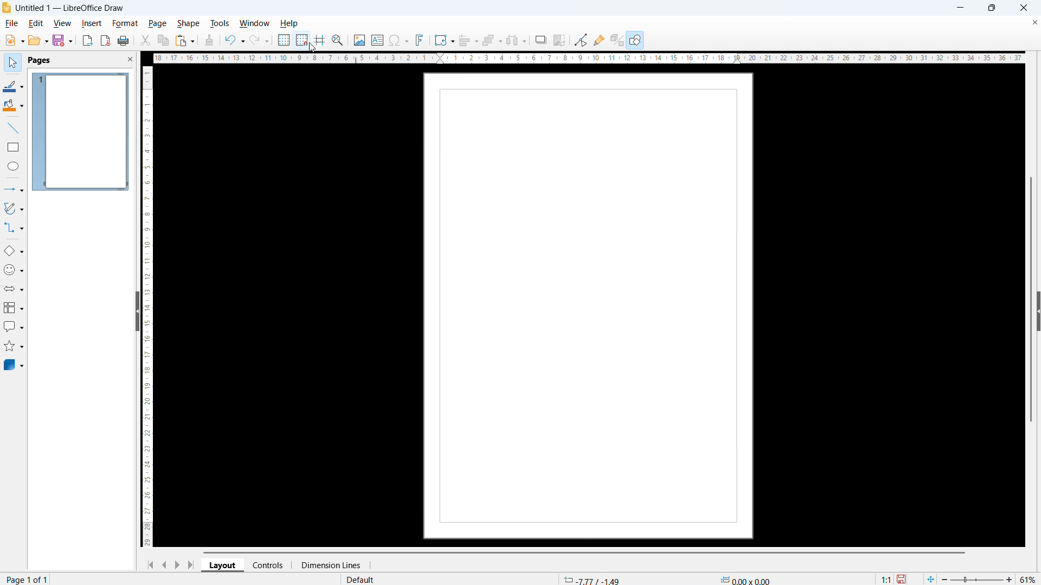  I want to click on paste , so click(184, 40).